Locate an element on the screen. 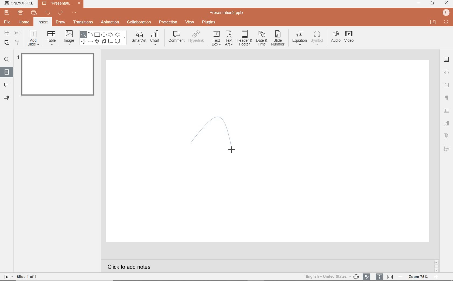 The image size is (453, 281). QUICK PRINT is located at coordinates (33, 13).